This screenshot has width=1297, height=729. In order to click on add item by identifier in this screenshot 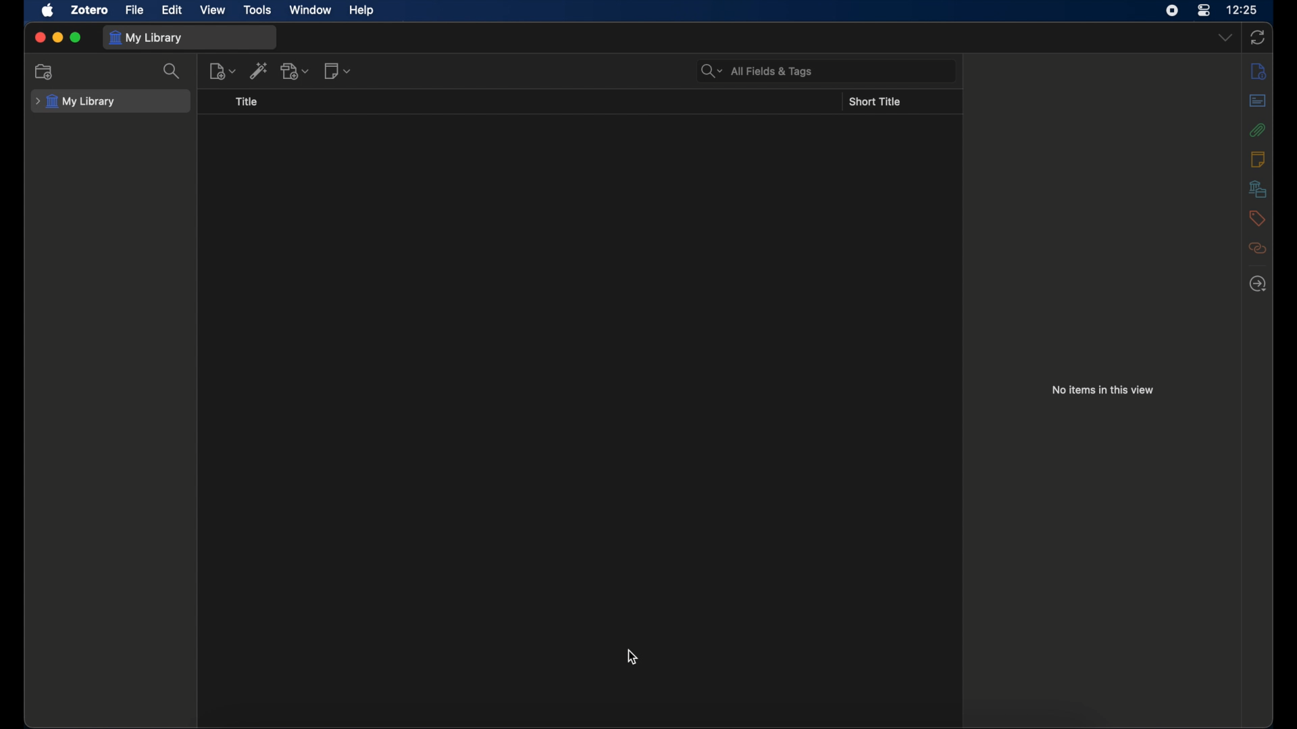, I will do `click(260, 70)`.